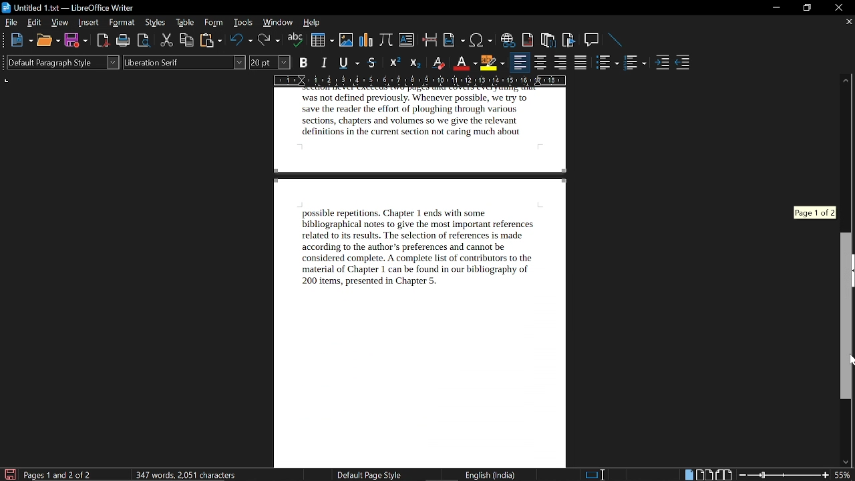  Describe the element at coordinates (122, 23) in the screenshot. I see `format` at that location.